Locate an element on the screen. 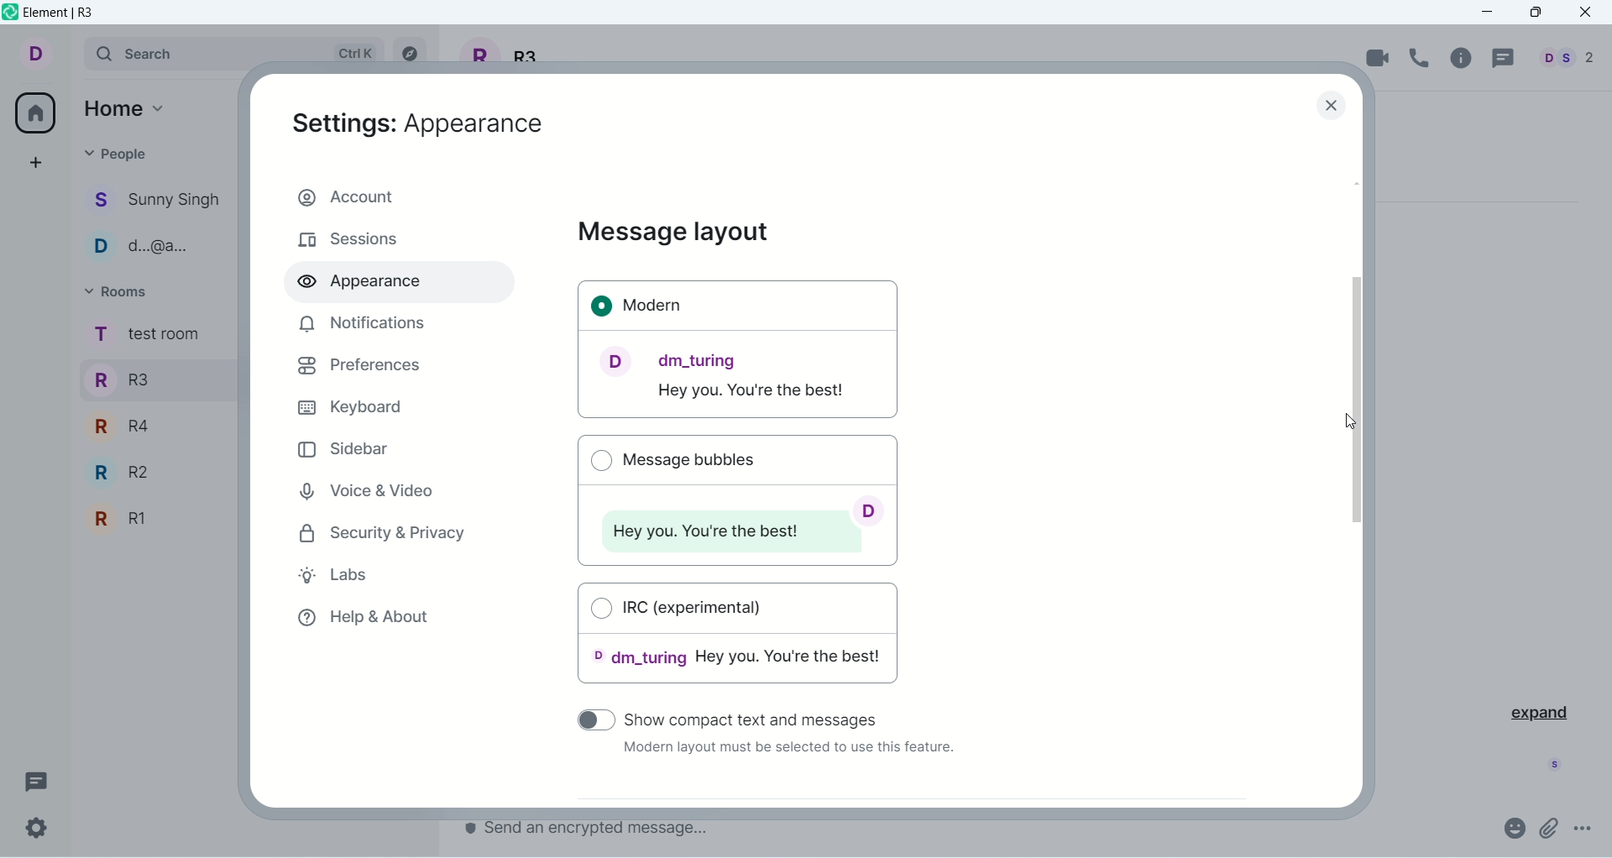 The image size is (1612, 858). logo is located at coordinates (10, 15).